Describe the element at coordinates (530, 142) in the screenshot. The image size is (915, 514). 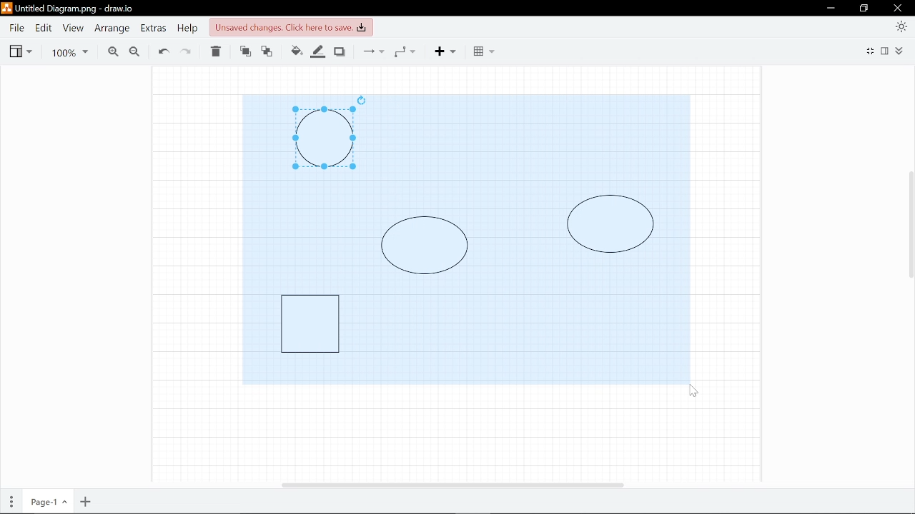
I see `Highlighted area represents portion selected by cursor` at that location.